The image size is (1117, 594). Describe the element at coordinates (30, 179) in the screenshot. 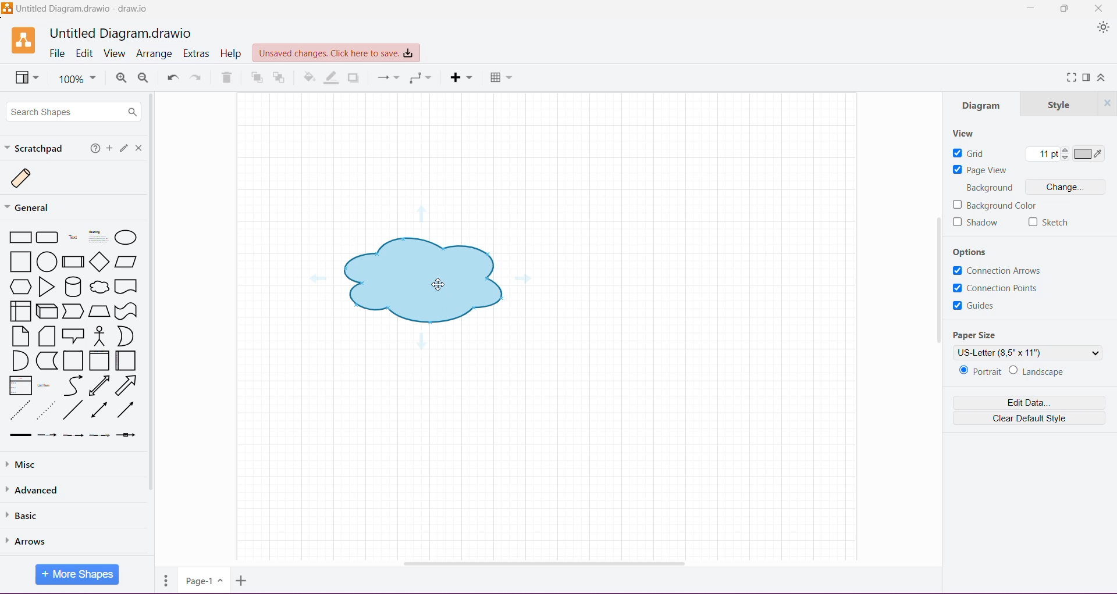

I see `Scratch Image` at that location.